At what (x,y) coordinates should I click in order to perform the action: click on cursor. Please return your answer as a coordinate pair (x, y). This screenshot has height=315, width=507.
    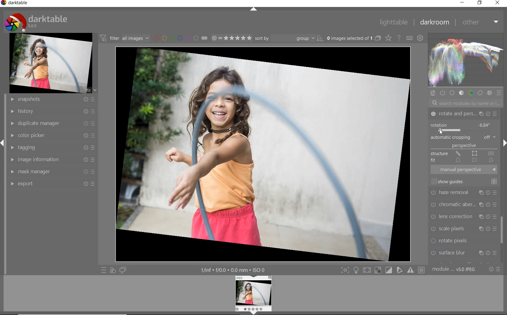
    Looking at the image, I should click on (441, 132).